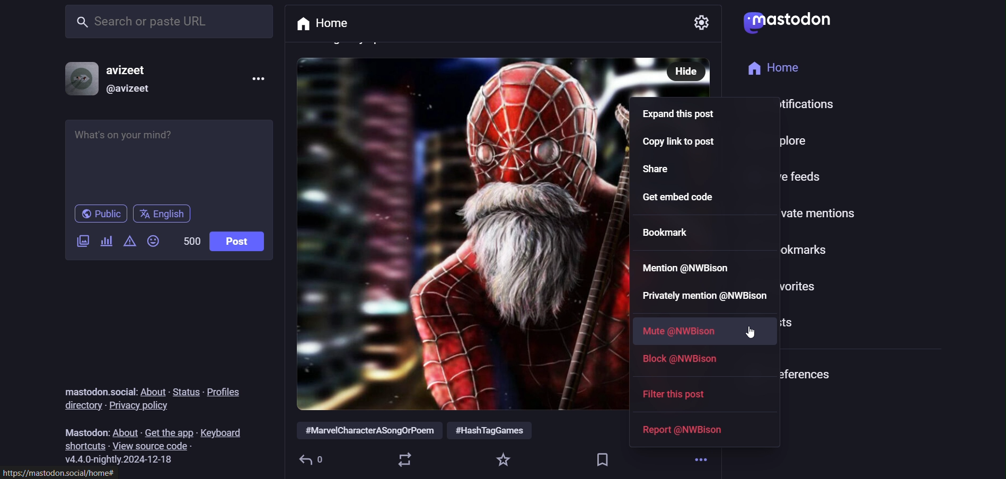 The width and height of the screenshot is (1006, 479). Describe the element at coordinates (125, 460) in the screenshot. I see `version` at that location.